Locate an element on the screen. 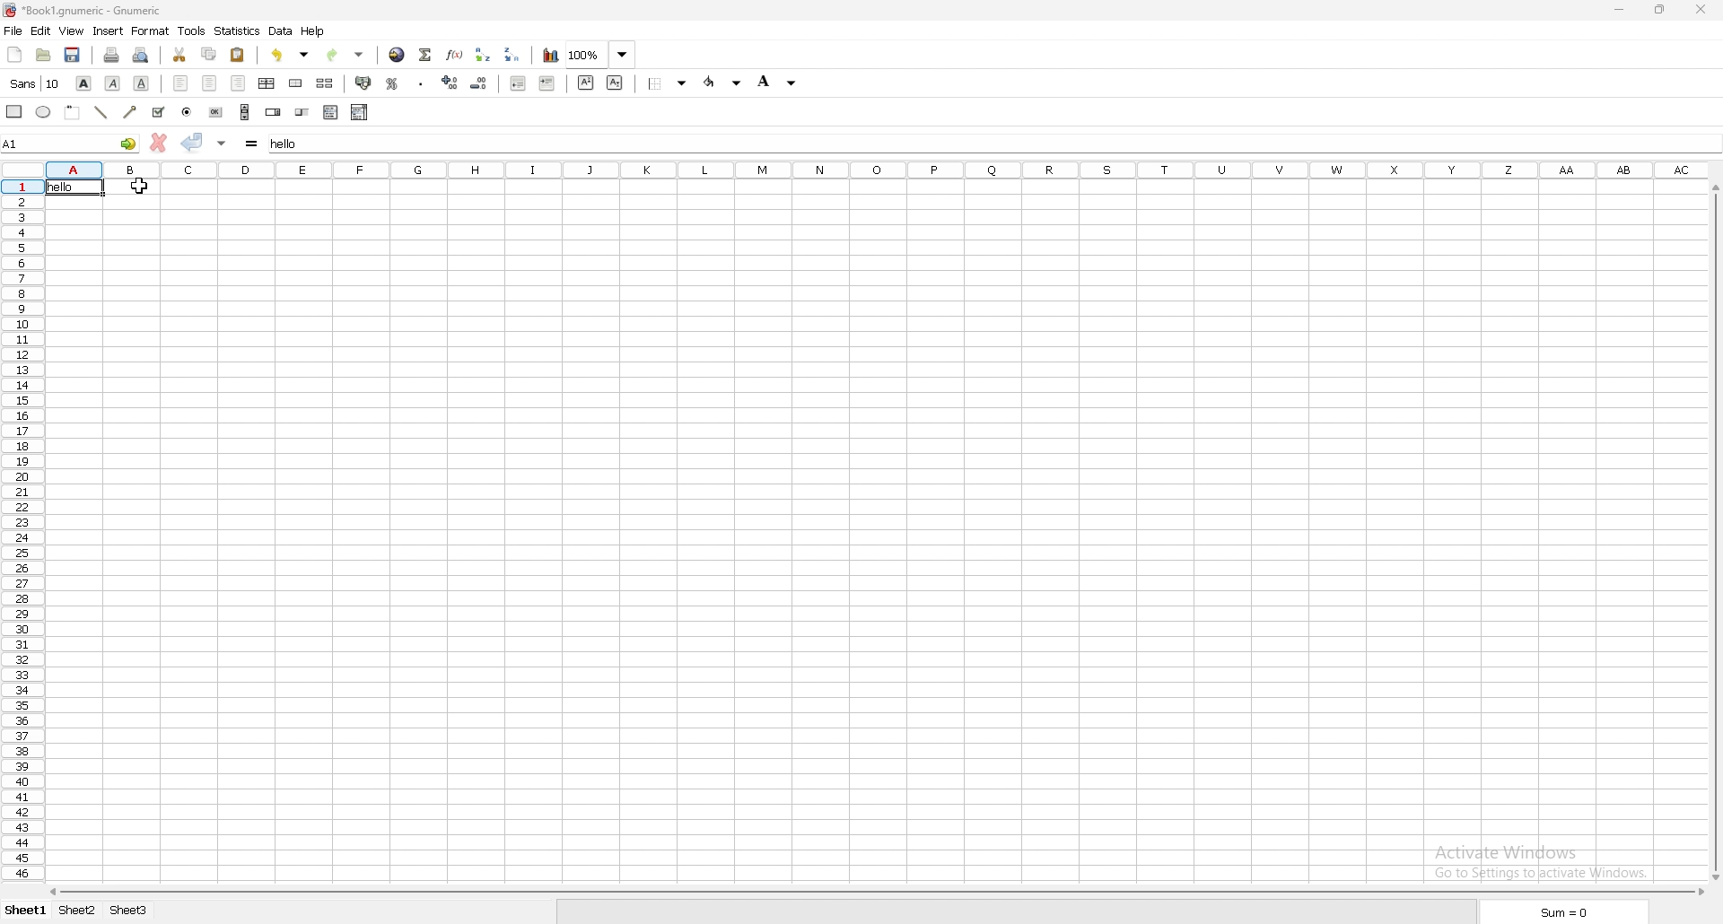 Image resolution: width=1723 pixels, height=924 pixels. sum is located at coordinates (424, 54).